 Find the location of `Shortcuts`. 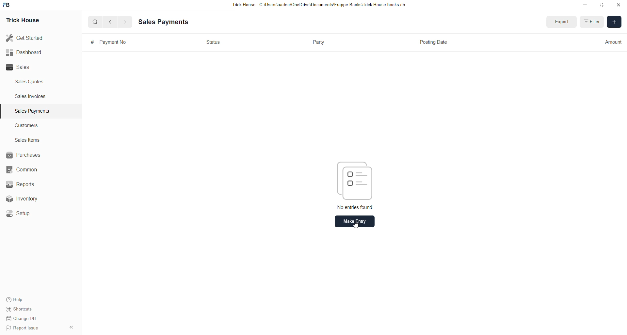

Shortcuts is located at coordinates (22, 308).